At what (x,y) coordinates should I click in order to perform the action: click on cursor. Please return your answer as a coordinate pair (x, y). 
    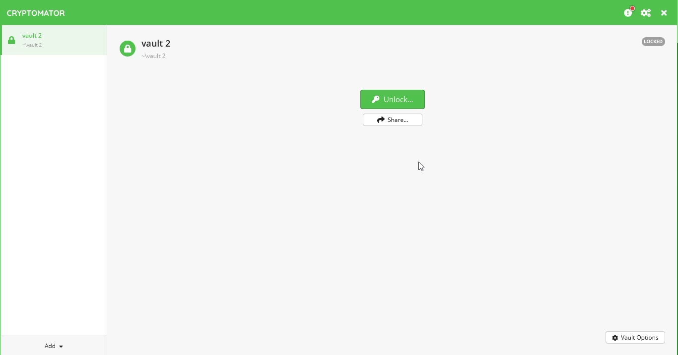
    Looking at the image, I should click on (421, 166).